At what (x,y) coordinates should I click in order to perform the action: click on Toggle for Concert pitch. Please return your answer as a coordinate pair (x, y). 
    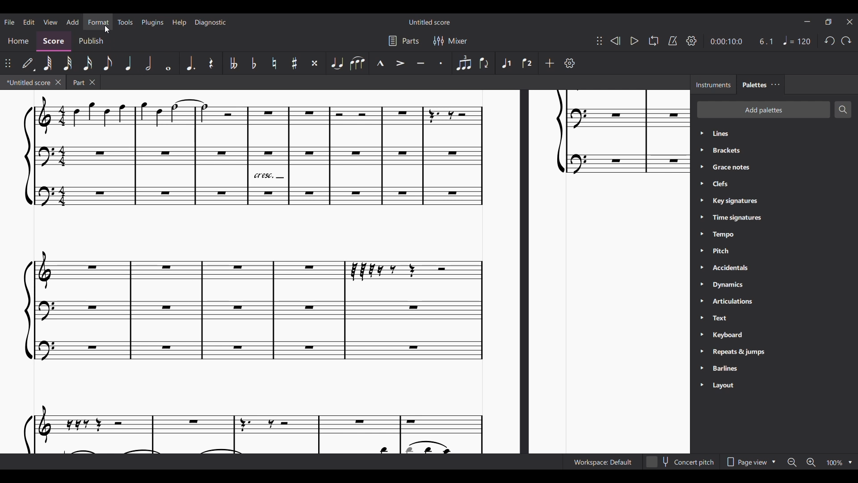
    Looking at the image, I should click on (681, 462).